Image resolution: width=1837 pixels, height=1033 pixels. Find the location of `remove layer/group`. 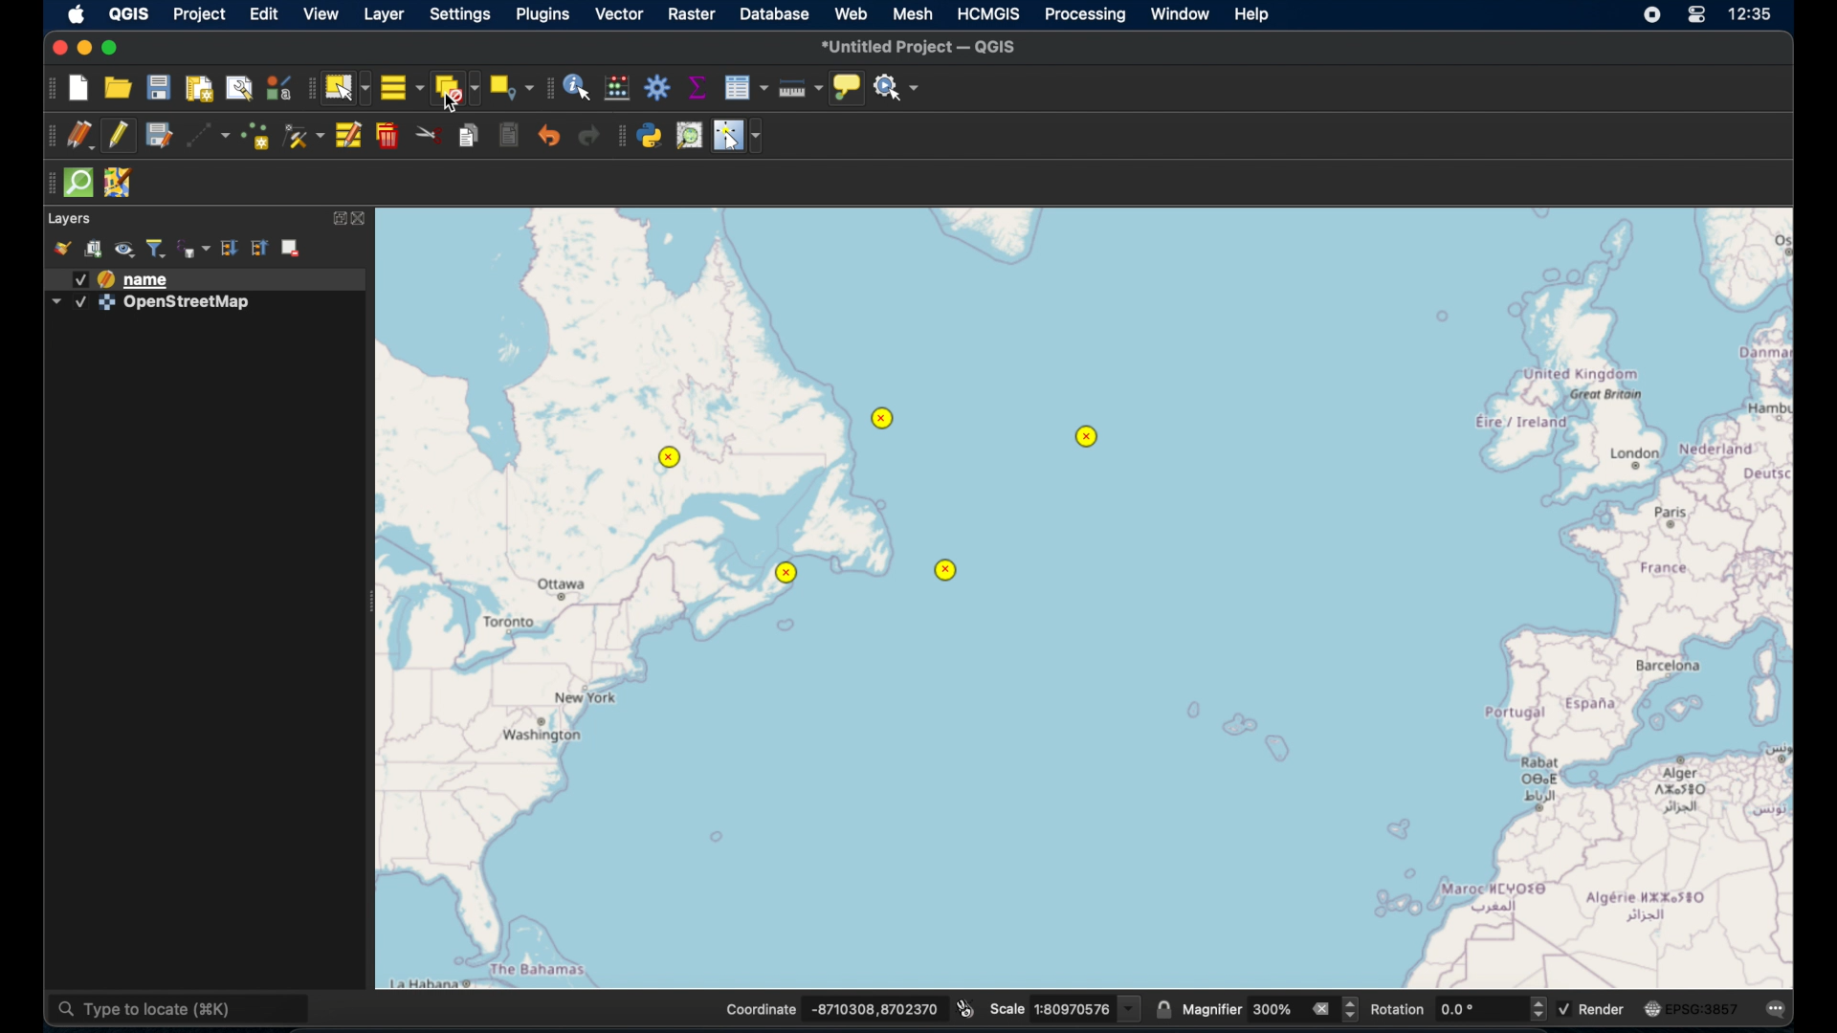

remove layer/group is located at coordinates (293, 246).